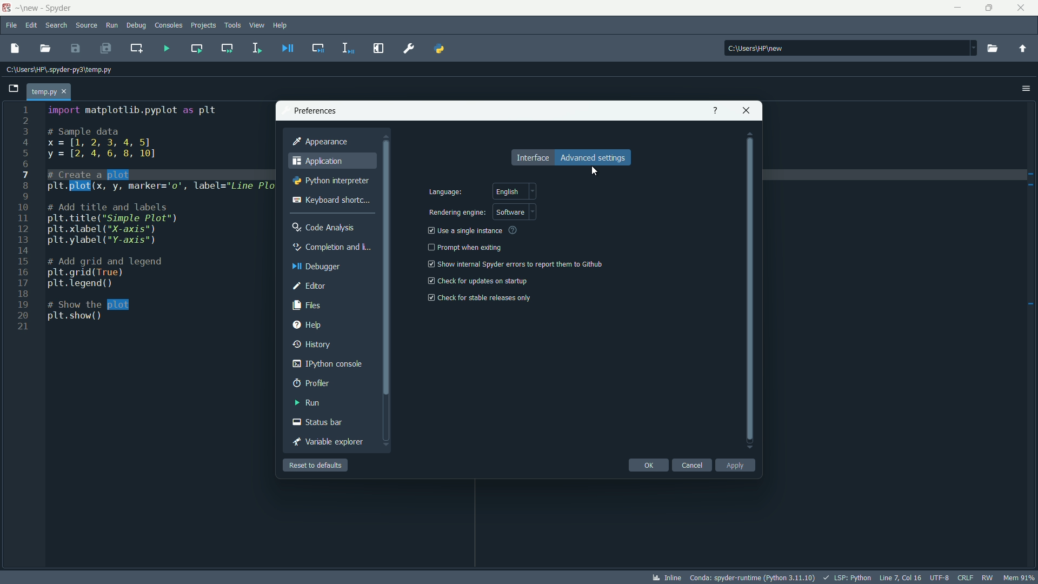  Describe the element at coordinates (388, 290) in the screenshot. I see `vertical scrollbar` at that location.